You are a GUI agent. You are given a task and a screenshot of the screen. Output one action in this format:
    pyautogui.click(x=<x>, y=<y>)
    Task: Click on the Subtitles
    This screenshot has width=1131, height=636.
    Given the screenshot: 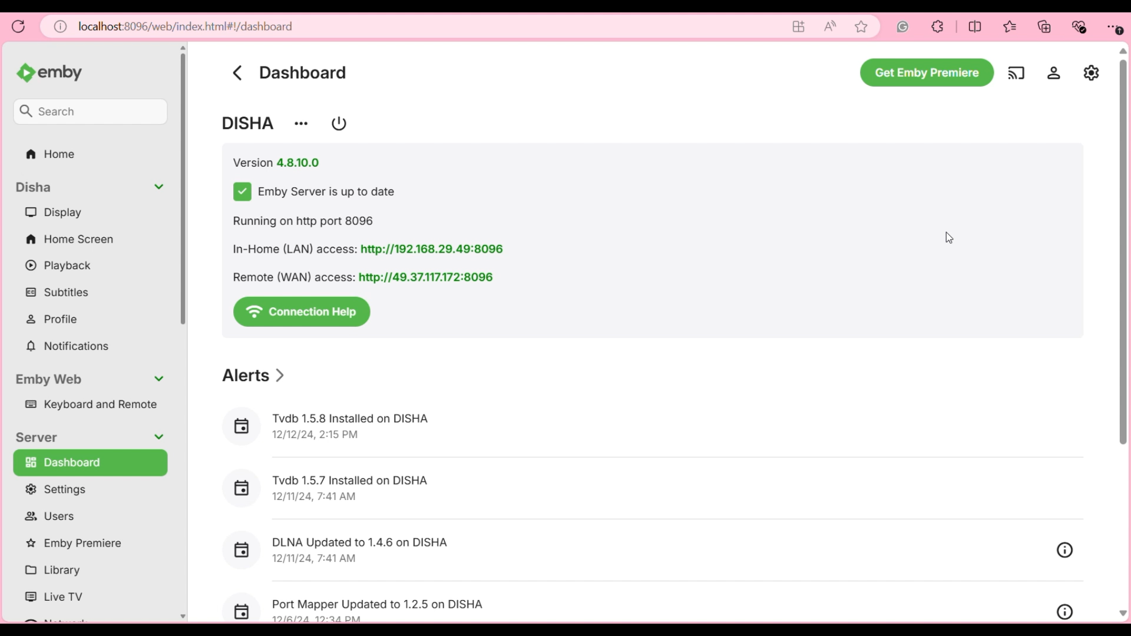 What is the action you would take?
    pyautogui.click(x=88, y=292)
    